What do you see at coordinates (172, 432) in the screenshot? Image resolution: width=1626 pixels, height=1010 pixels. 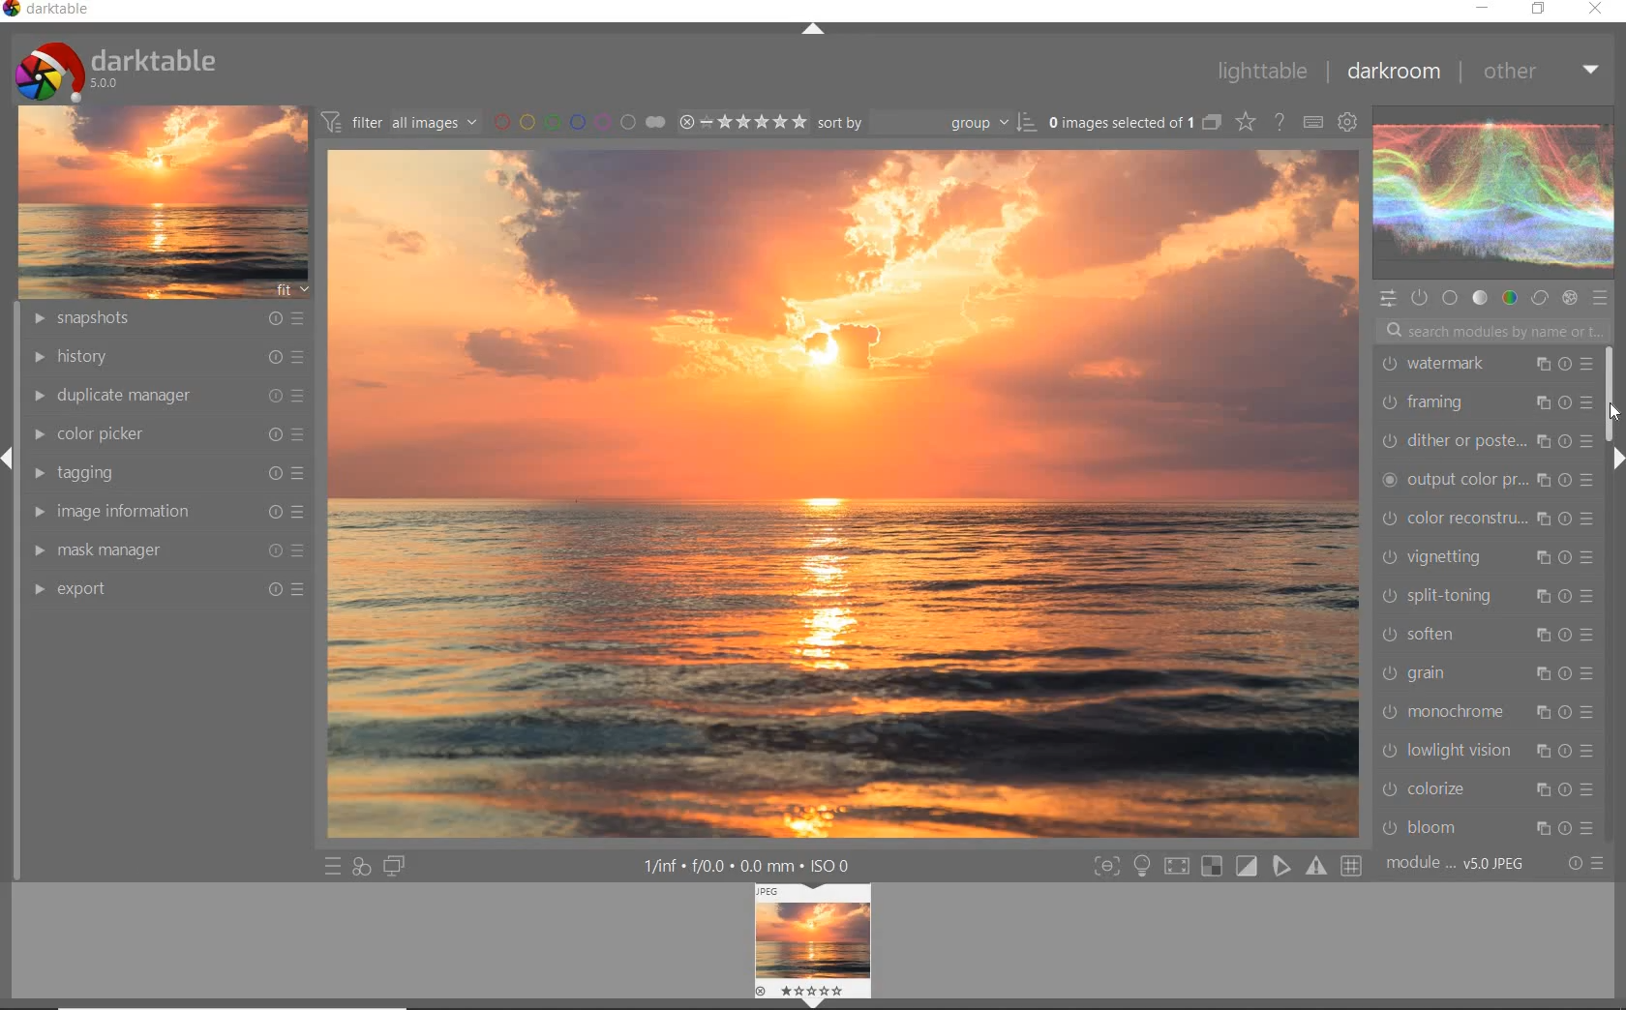 I see `COLOR PICKER` at bounding box center [172, 432].